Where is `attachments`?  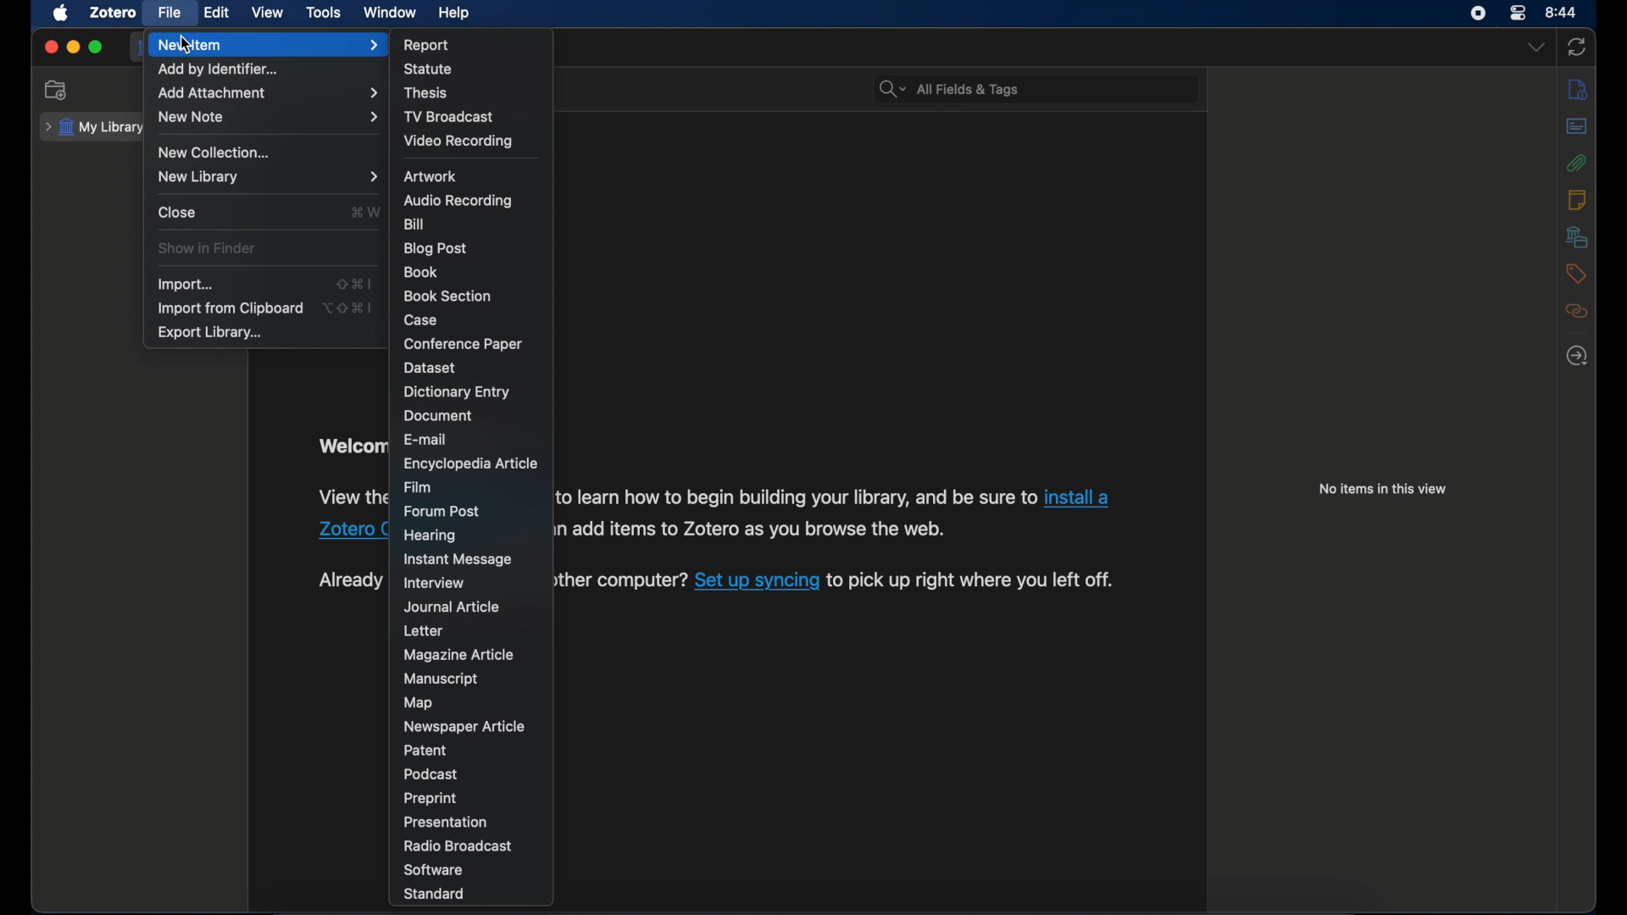
attachments is located at coordinates (1577, 163).